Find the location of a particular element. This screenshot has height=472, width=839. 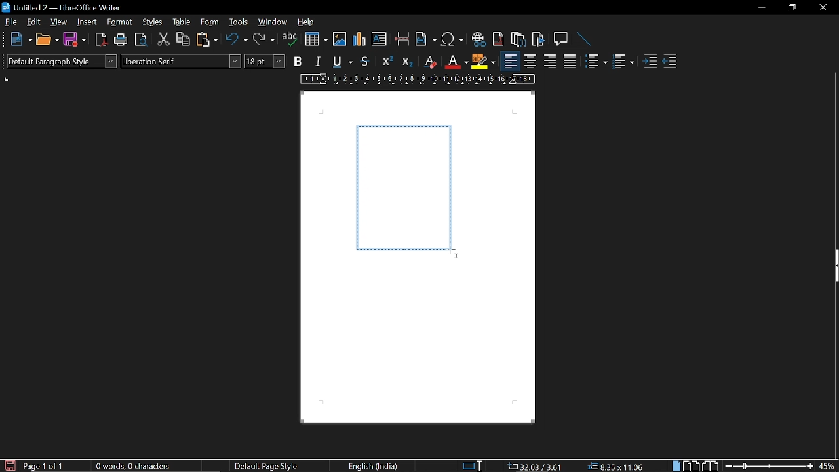

insert endnote is located at coordinates (517, 41).